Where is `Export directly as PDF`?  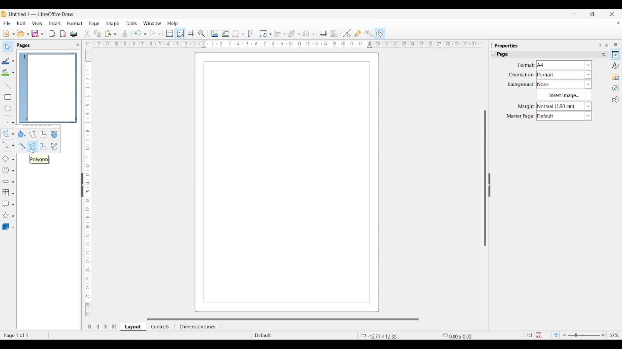
Export directly as PDF is located at coordinates (63, 34).